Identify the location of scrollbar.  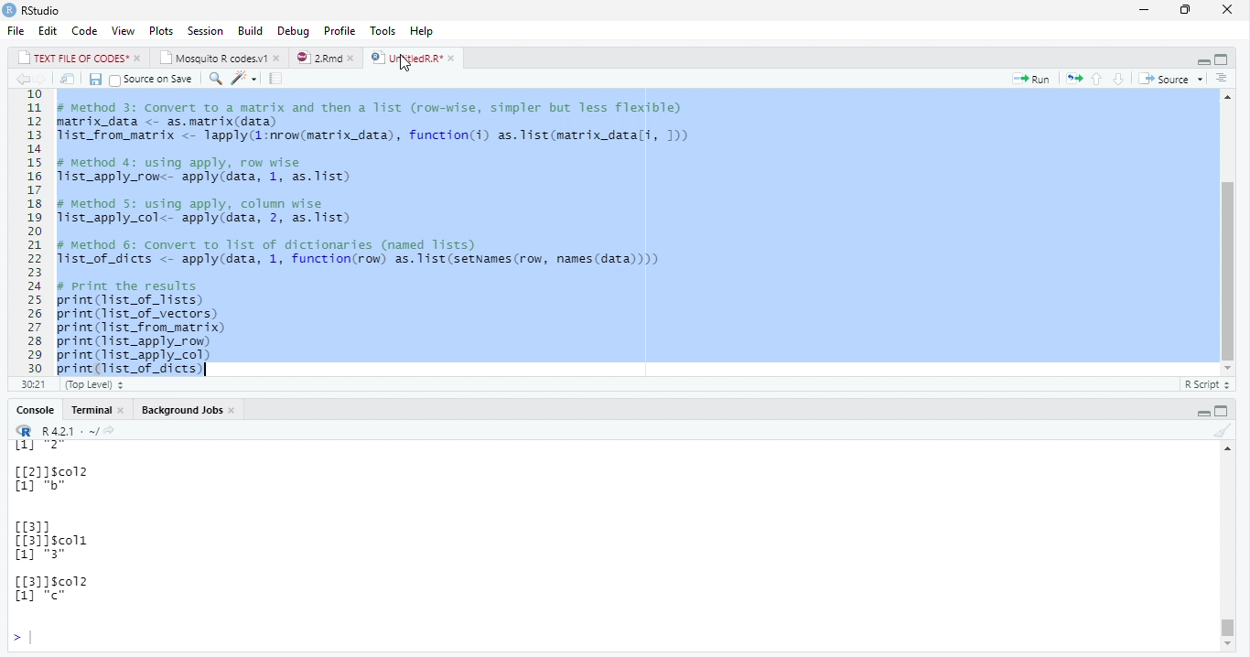
(1227, 232).